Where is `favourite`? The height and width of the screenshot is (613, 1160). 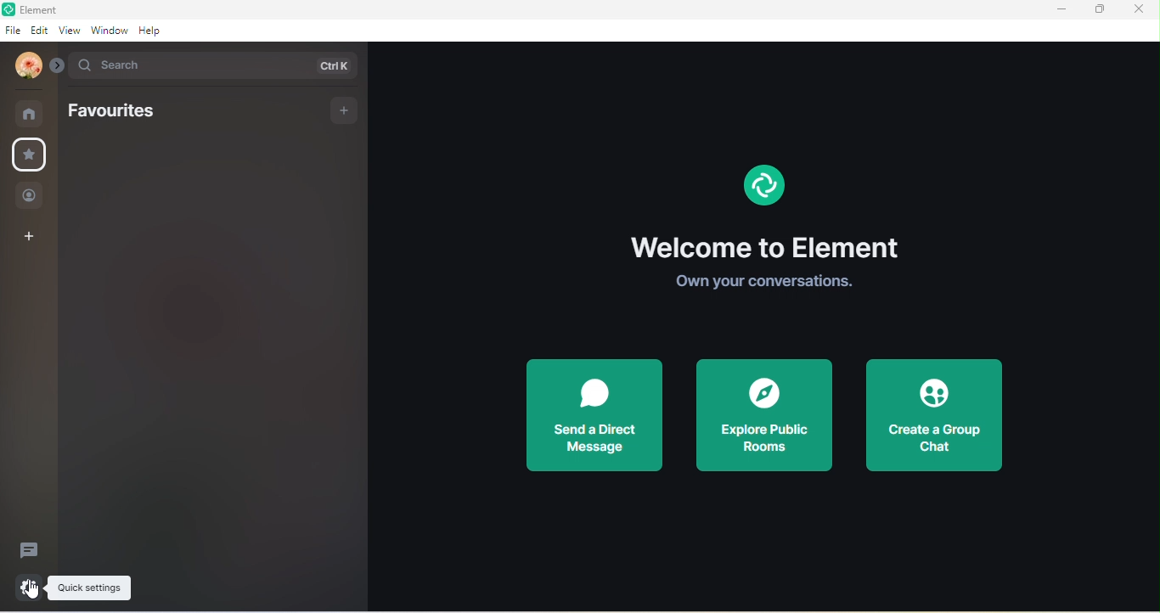 favourite is located at coordinates (31, 155).